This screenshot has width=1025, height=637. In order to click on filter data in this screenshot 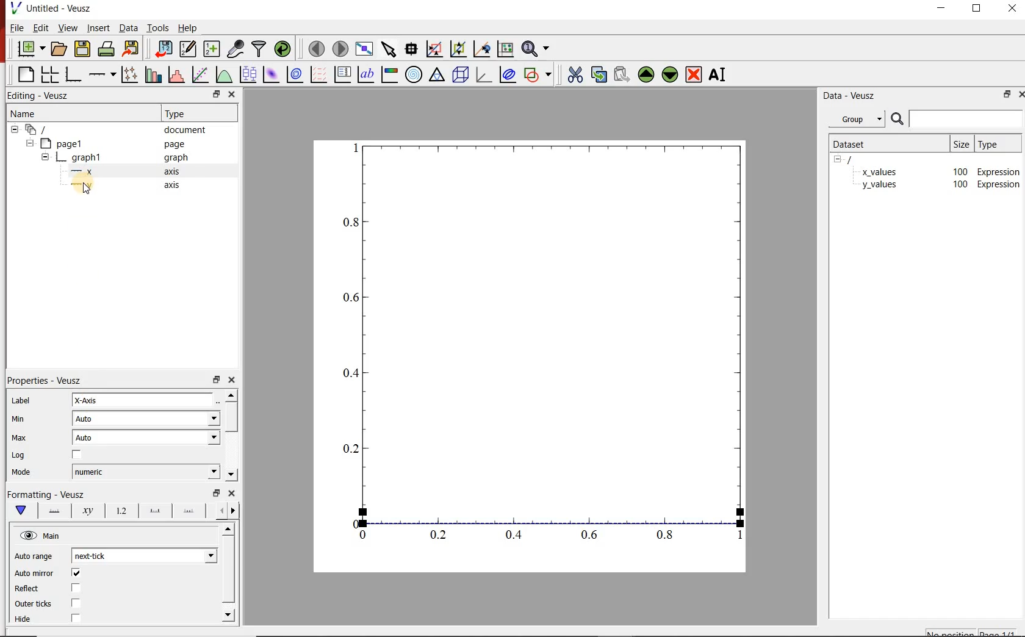, I will do `click(259, 49)`.